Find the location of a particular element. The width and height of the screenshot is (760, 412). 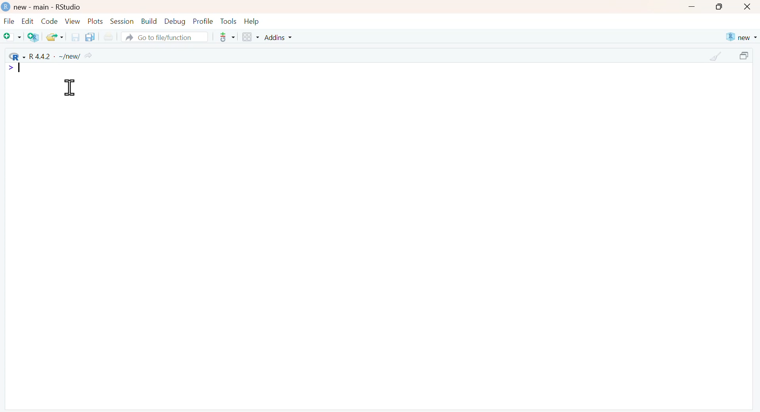

Create a project is located at coordinates (34, 37).